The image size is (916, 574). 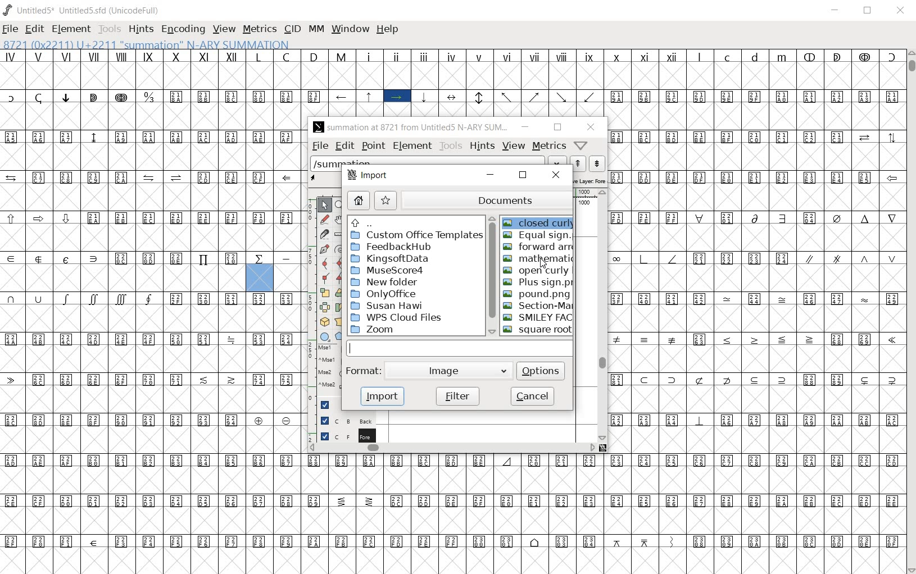 What do you see at coordinates (439, 161) in the screenshot?
I see `load word list` at bounding box center [439, 161].